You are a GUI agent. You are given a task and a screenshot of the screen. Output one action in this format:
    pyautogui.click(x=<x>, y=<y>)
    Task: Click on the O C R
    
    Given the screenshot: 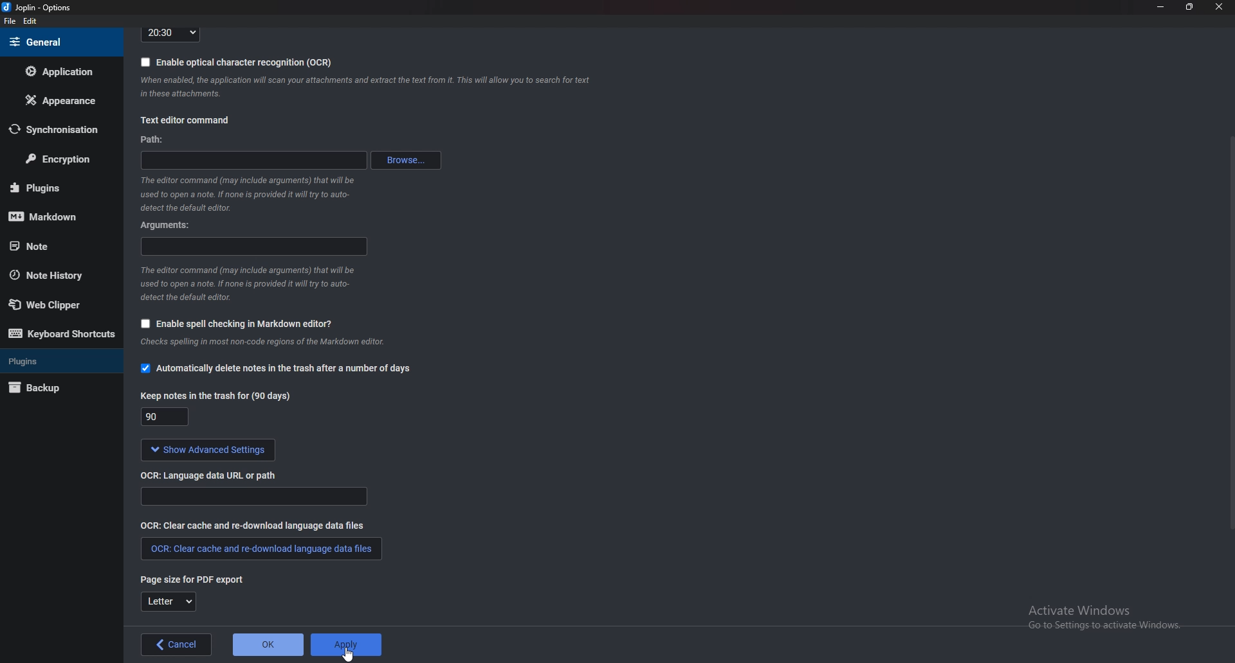 What is the action you would take?
    pyautogui.click(x=214, y=474)
    